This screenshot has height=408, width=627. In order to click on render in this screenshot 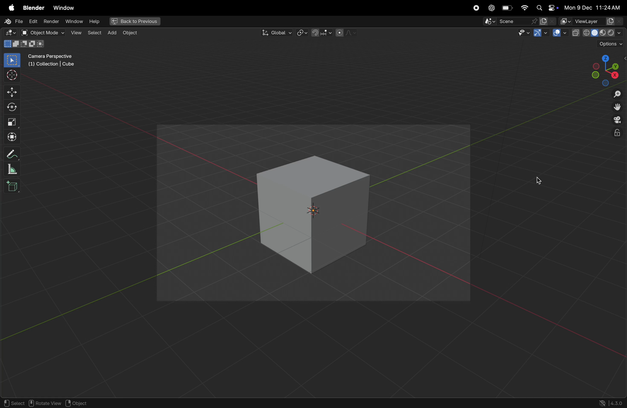, I will do `click(50, 21)`.